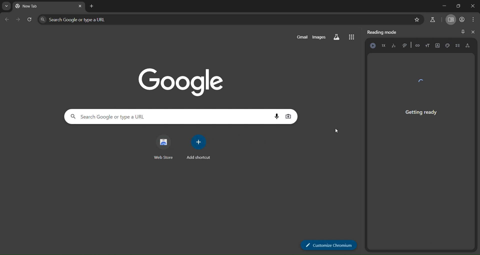 The width and height of the screenshot is (480, 255). I want to click on images, so click(320, 36).